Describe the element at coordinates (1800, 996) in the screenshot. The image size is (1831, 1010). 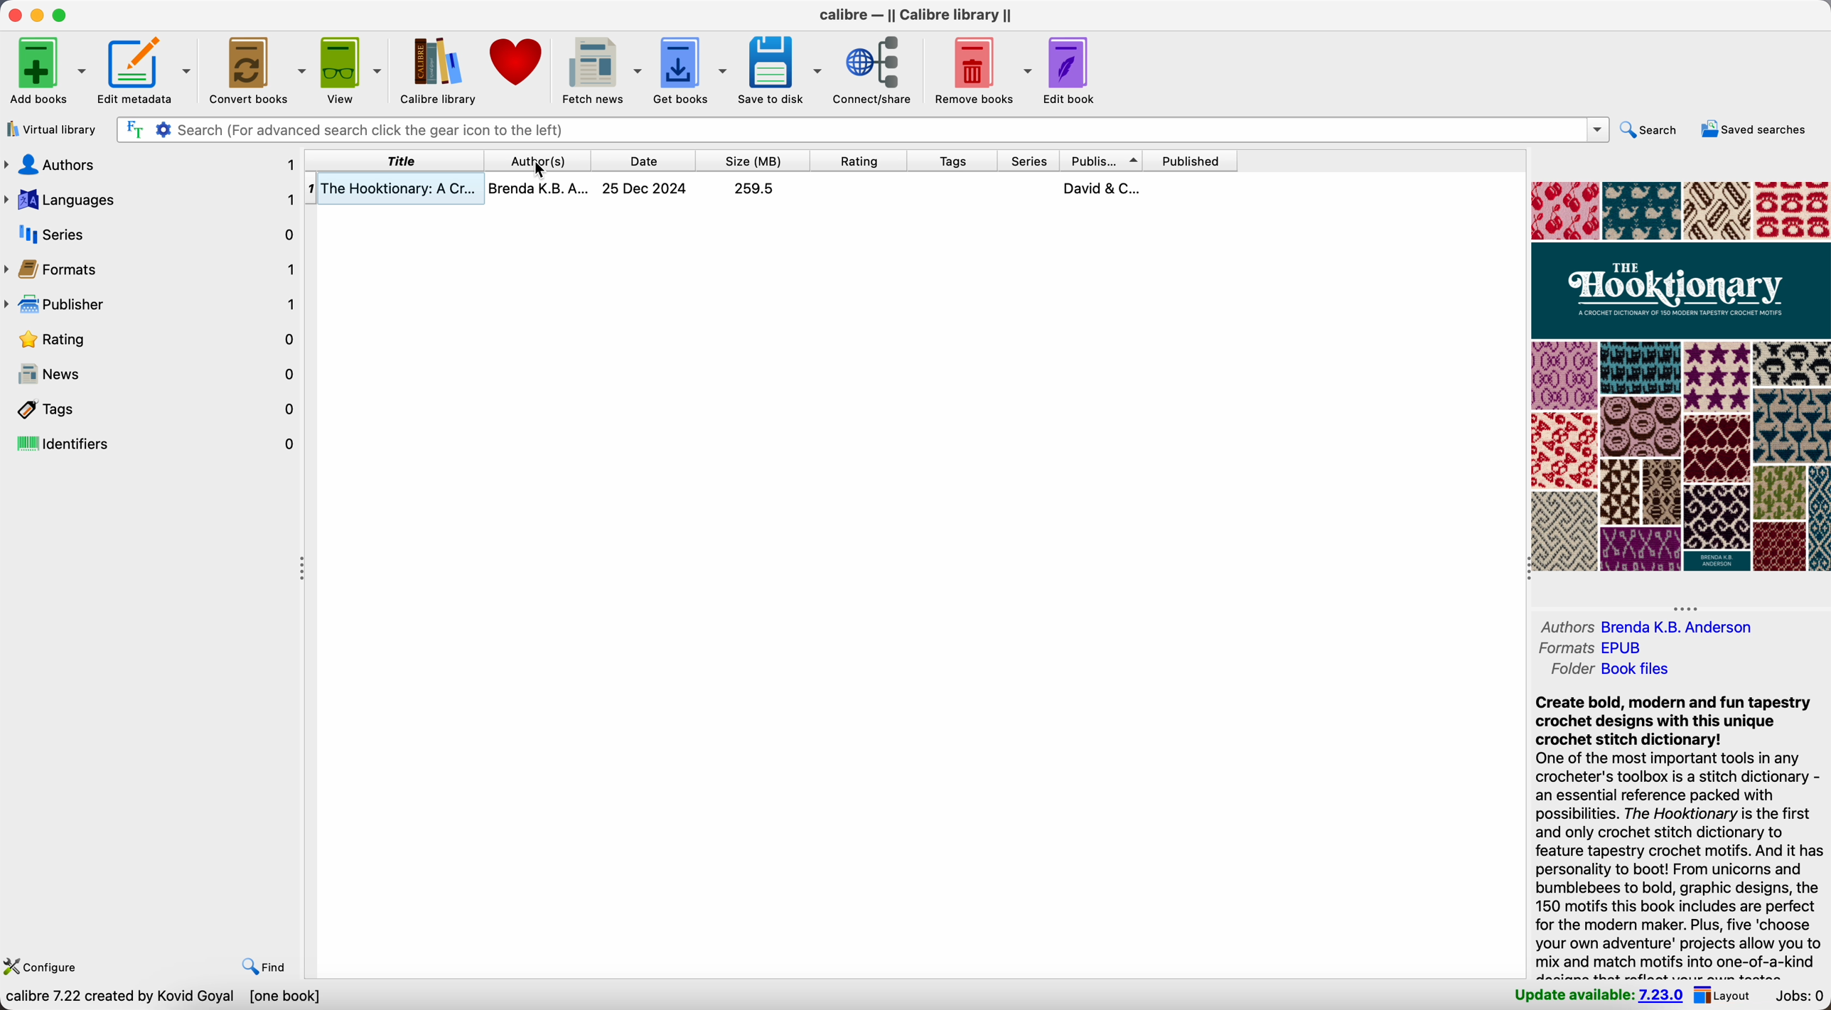
I see `jobs: 0` at that location.